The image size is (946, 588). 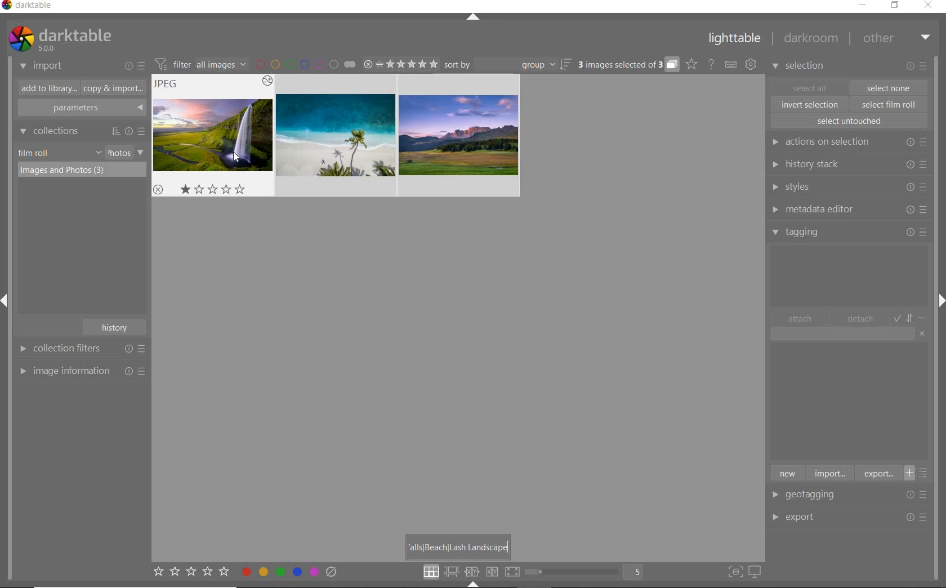 I want to click on export, so click(x=813, y=516).